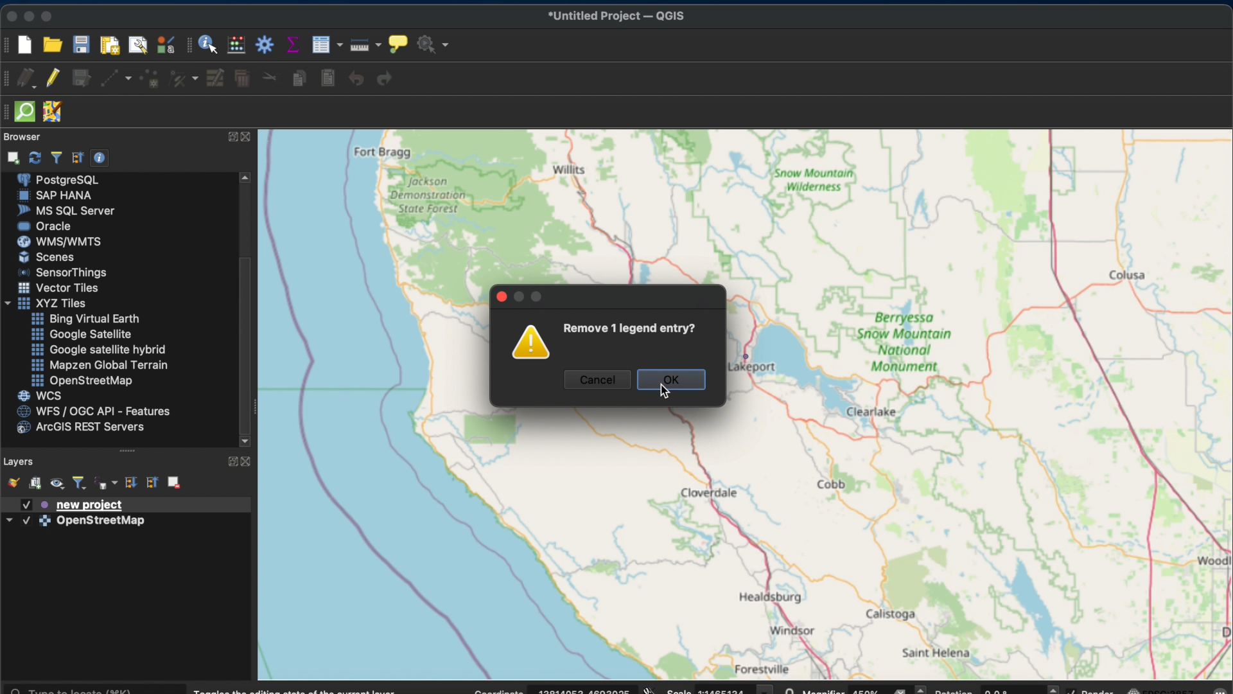 The image size is (1233, 694). Describe the element at coordinates (60, 179) in the screenshot. I see `postergre sql` at that location.